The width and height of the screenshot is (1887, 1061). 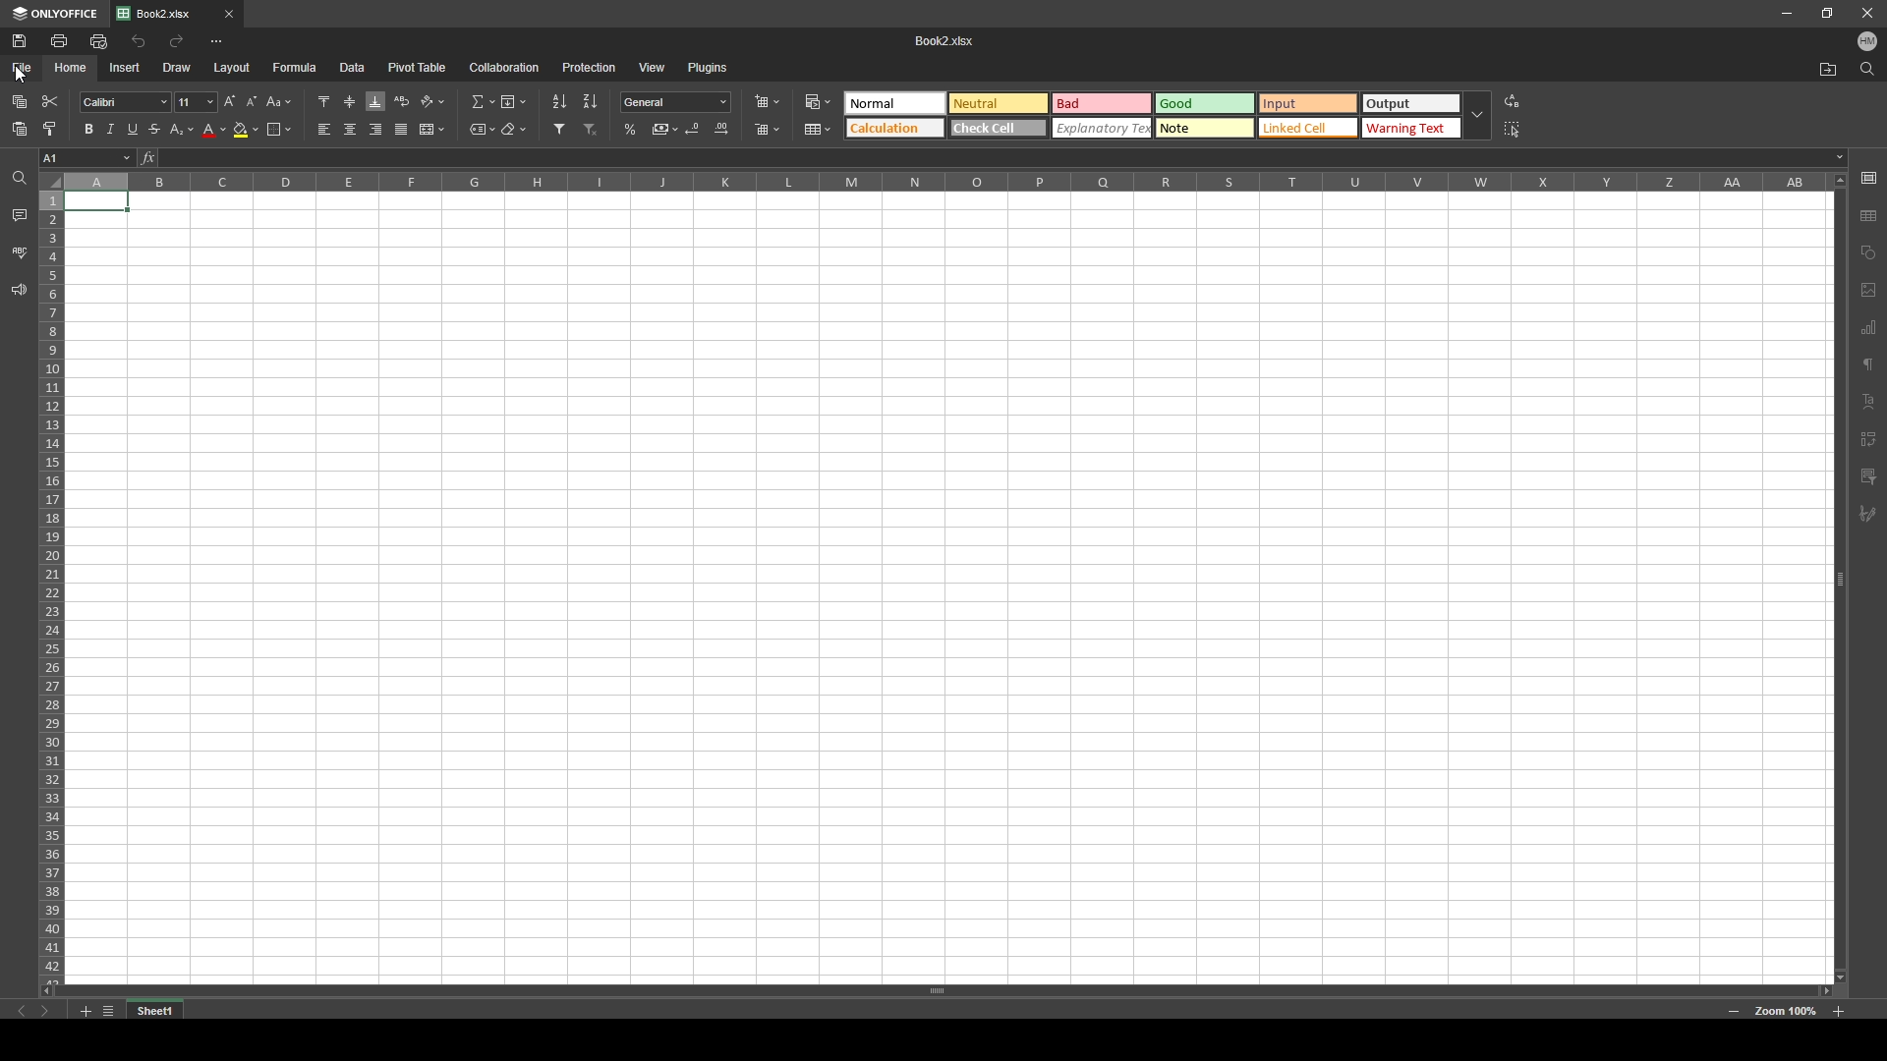 I want to click on Cursor, so click(x=18, y=73).